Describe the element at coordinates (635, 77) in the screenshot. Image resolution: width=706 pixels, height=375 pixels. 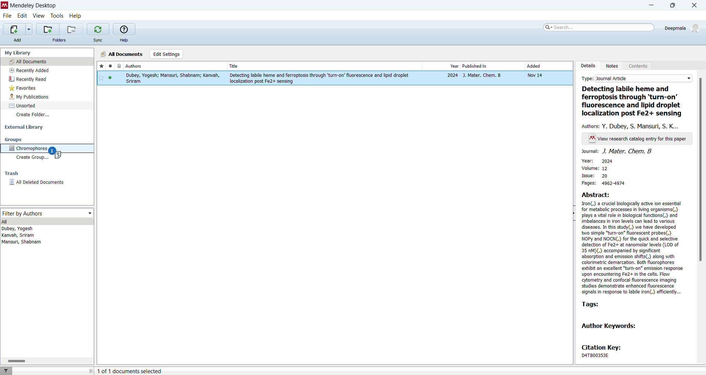
I see `type` at that location.